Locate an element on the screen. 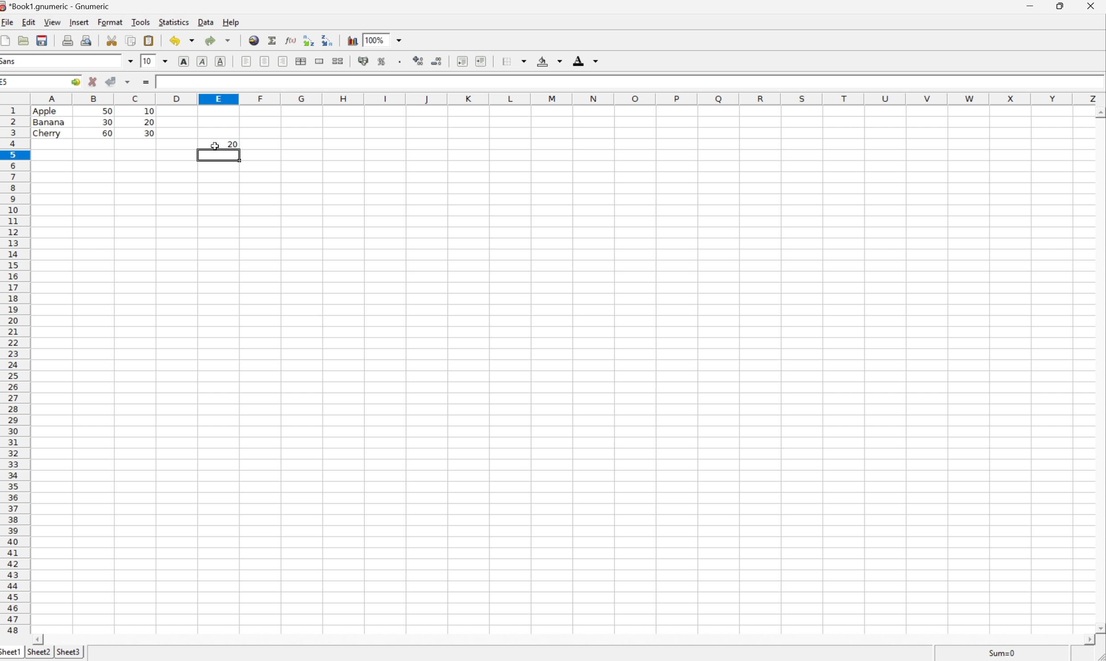  decrease number of decimals displayed is located at coordinates (436, 61).